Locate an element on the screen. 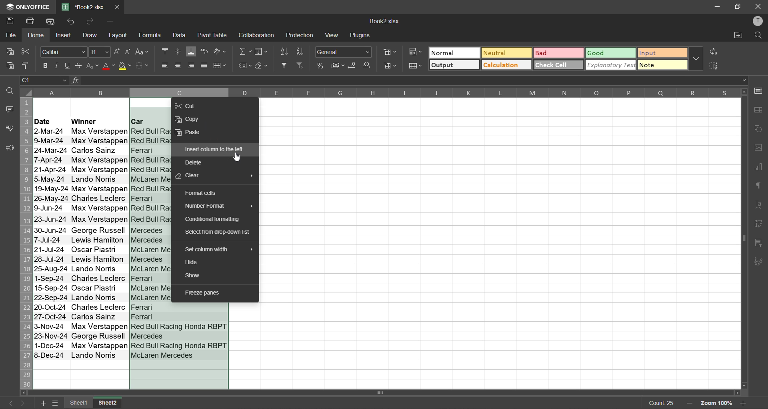 The height and width of the screenshot is (409, 768). named ranges is located at coordinates (245, 66).